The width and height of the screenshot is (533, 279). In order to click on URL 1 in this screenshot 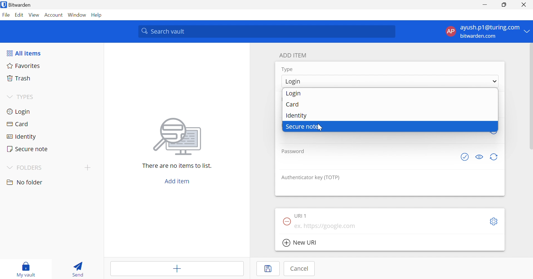, I will do `click(302, 215)`.